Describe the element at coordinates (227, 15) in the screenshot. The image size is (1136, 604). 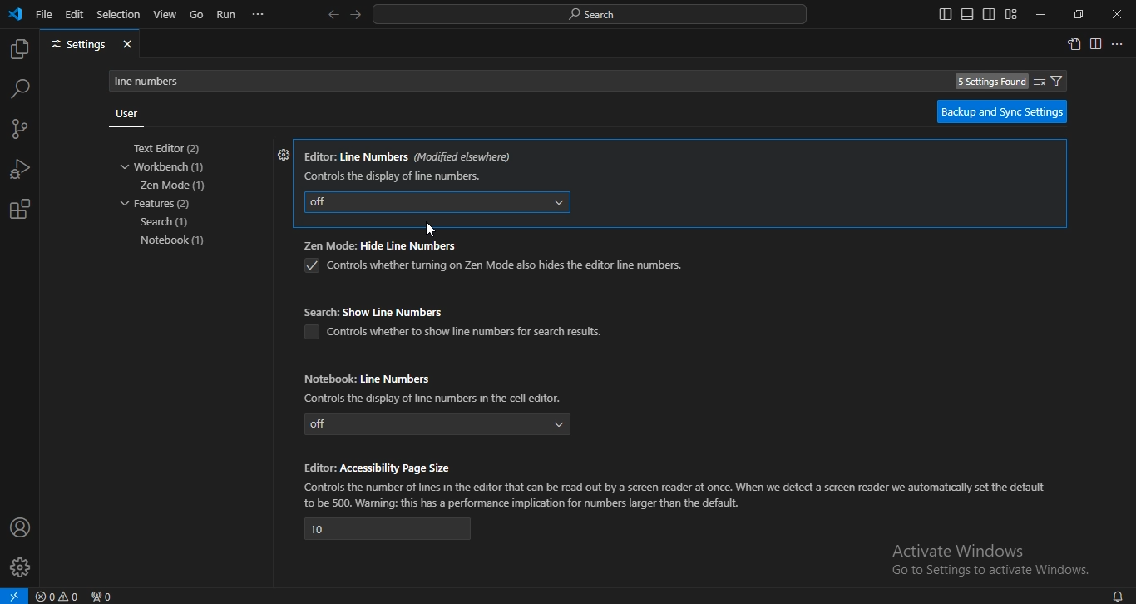
I see `run` at that location.